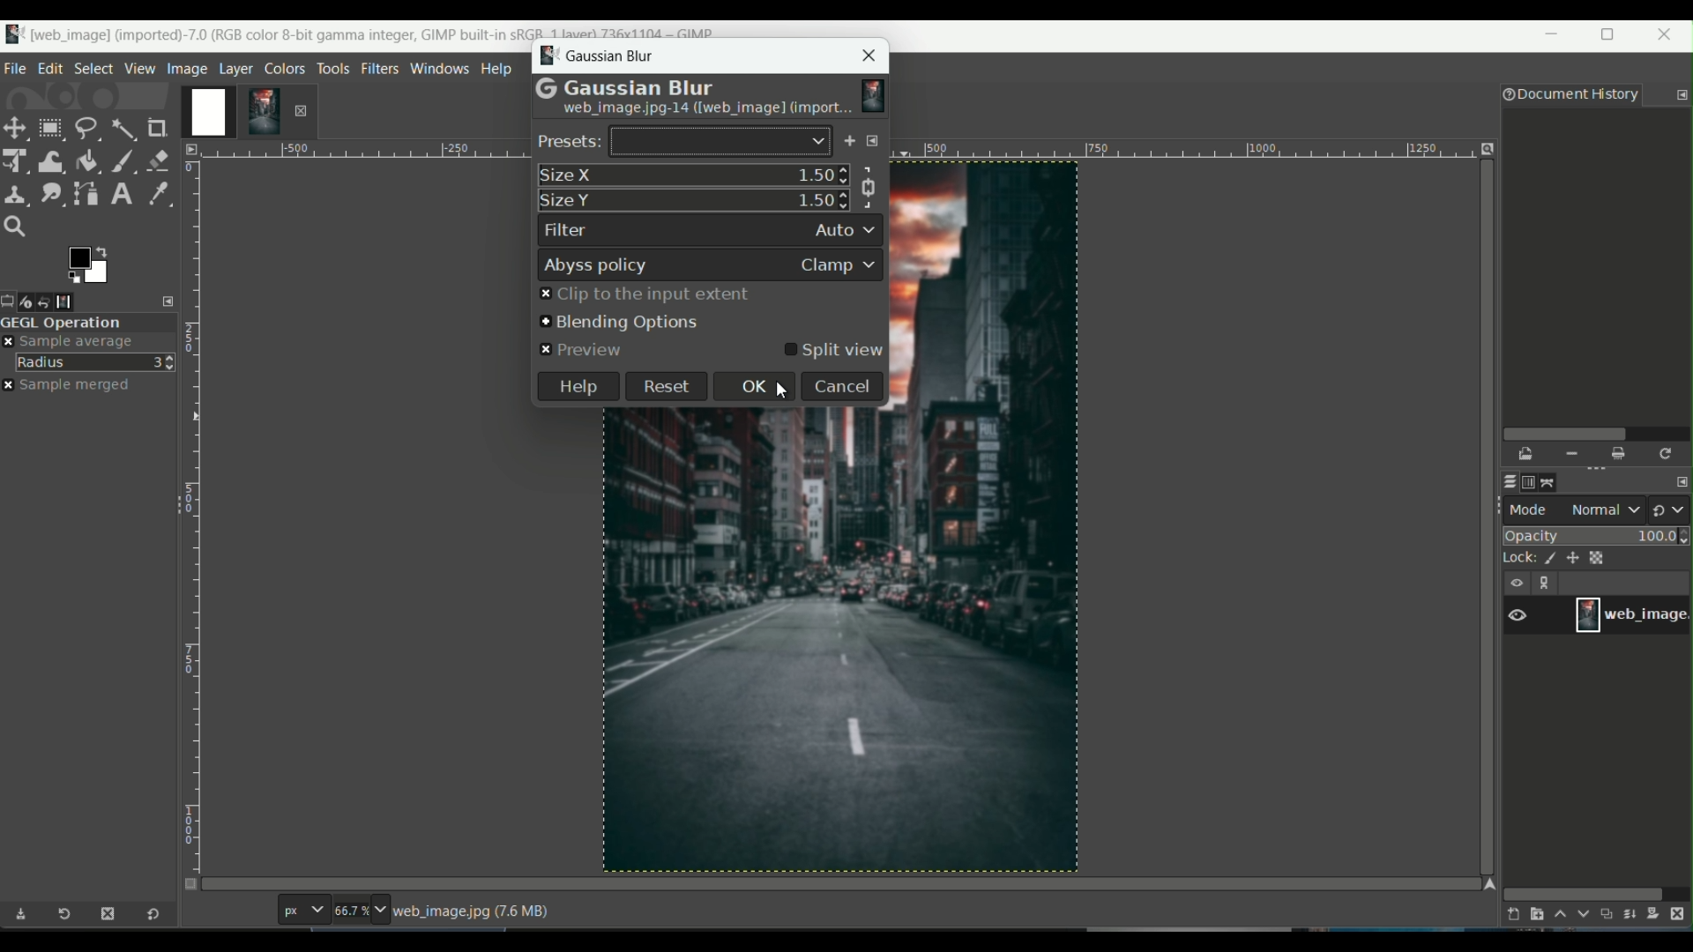  I want to click on preview, so click(583, 351).